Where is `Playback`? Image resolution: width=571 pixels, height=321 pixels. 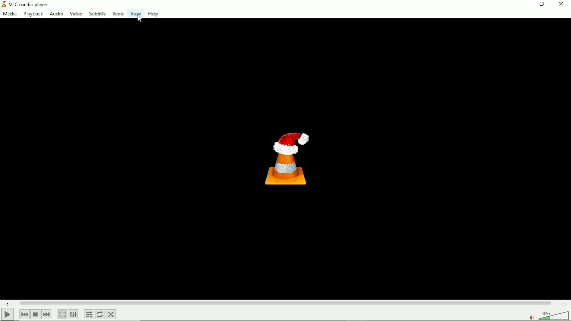 Playback is located at coordinates (32, 14).